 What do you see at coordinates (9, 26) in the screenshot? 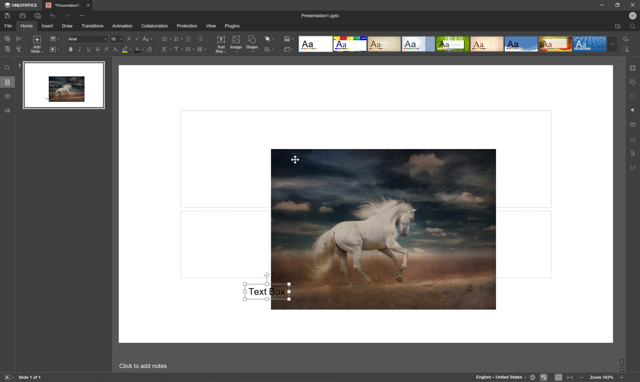
I see `File` at bounding box center [9, 26].